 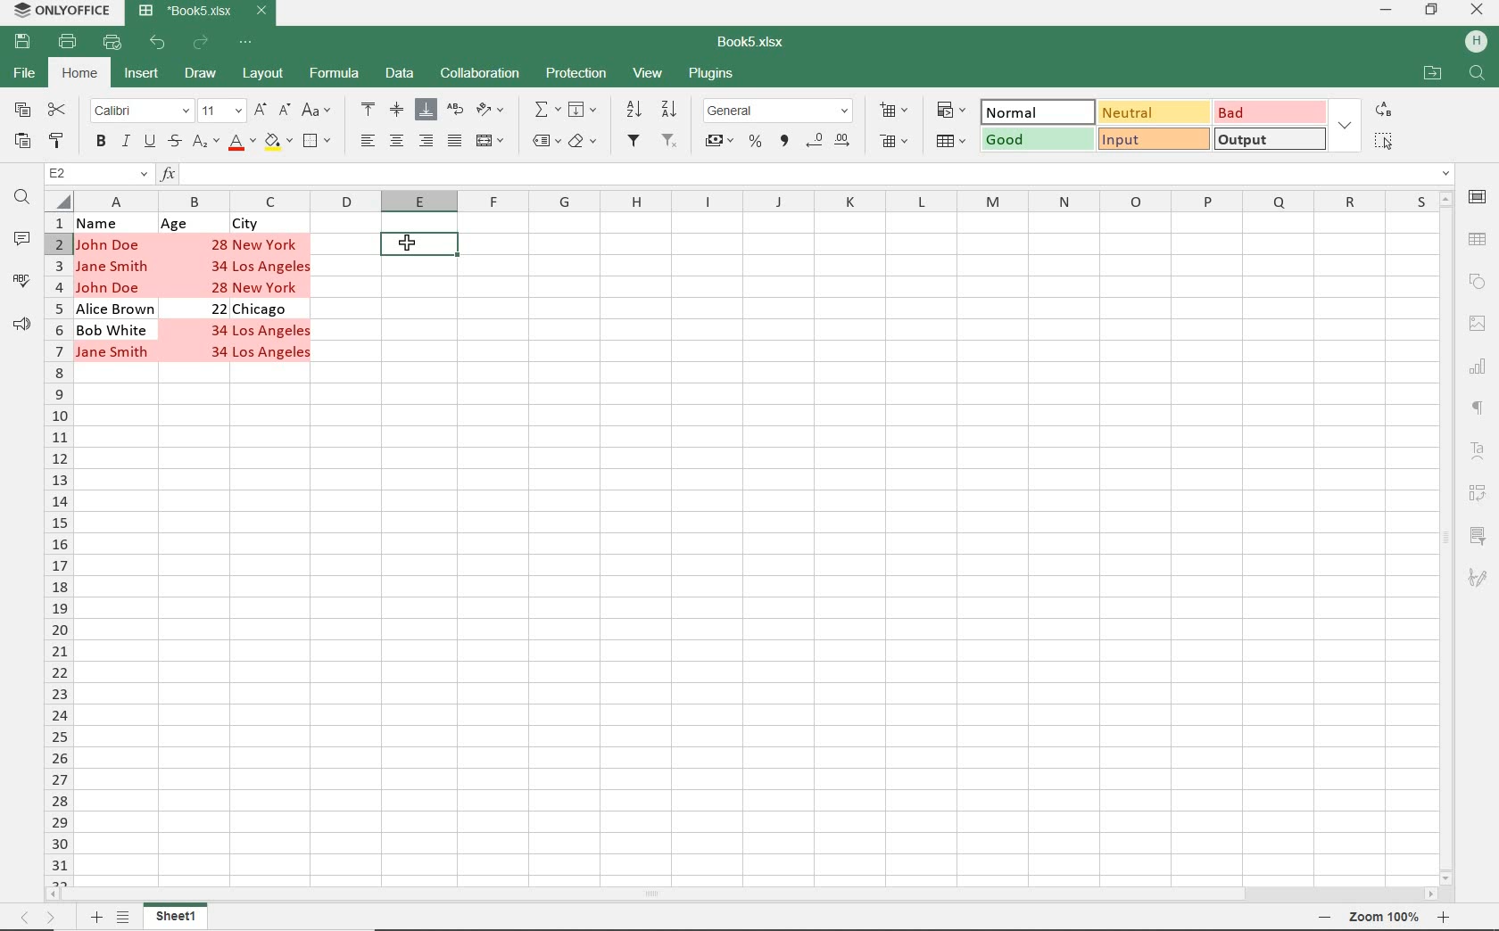 What do you see at coordinates (784, 140) in the screenshot?
I see `COMMA STYLE` at bounding box center [784, 140].